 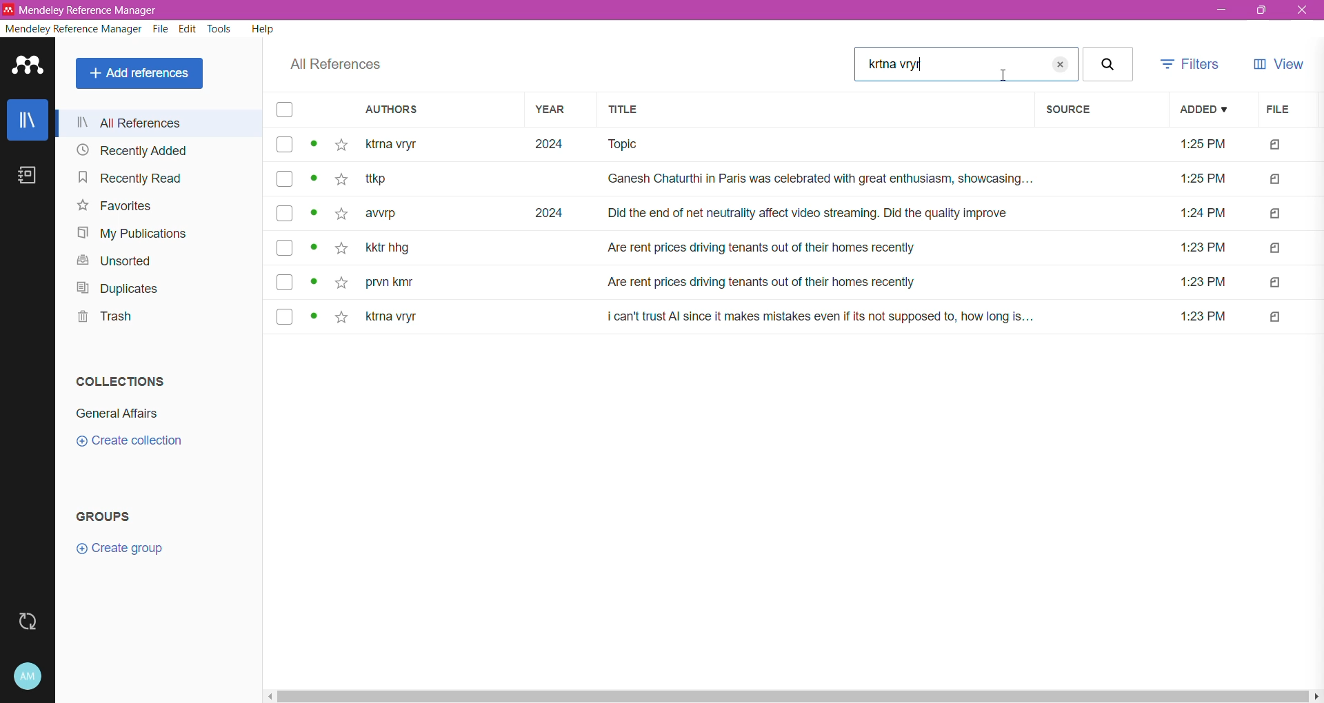 I want to click on file type, so click(x=1275, y=181).